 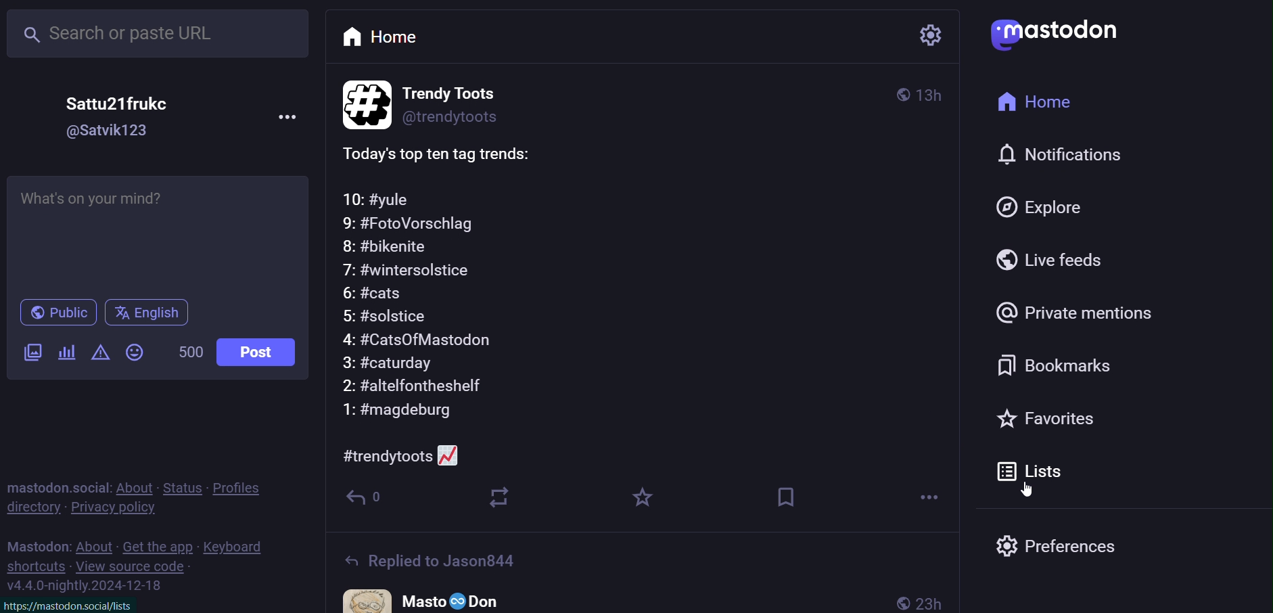 I want to click on live feed, so click(x=1048, y=260).